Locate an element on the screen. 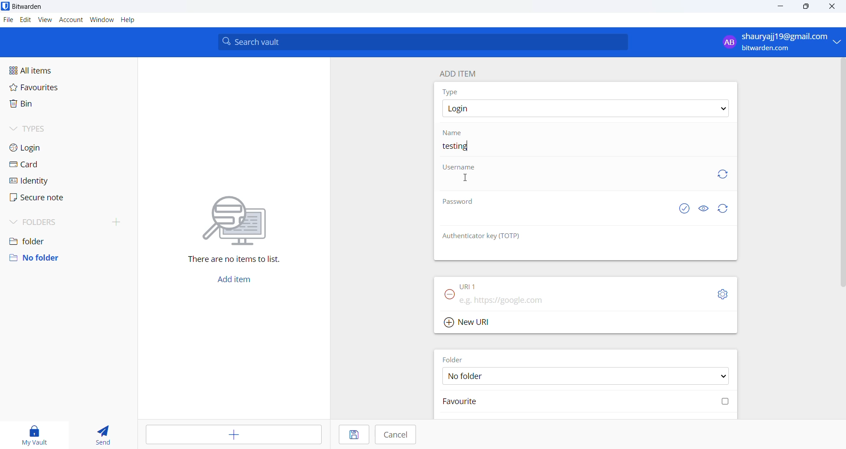  secure note is located at coordinates (45, 198).